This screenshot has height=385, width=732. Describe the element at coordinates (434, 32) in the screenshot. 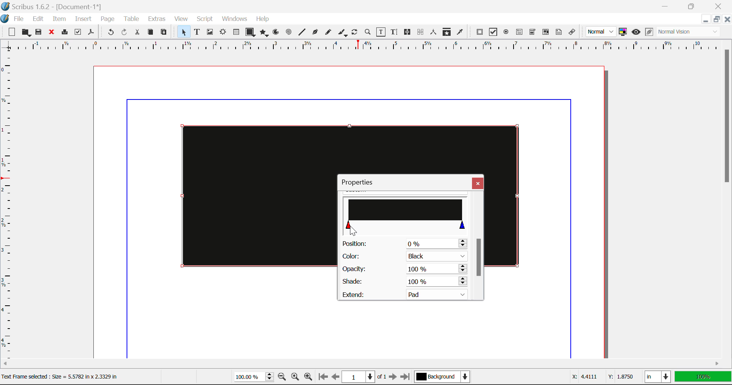

I see `Measurements` at that location.